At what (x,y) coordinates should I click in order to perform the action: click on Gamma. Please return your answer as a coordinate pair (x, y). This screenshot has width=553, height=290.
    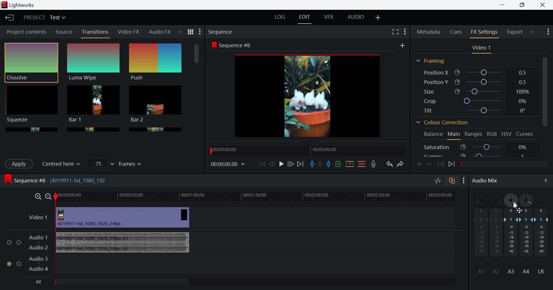
    Looking at the image, I should click on (477, 155).